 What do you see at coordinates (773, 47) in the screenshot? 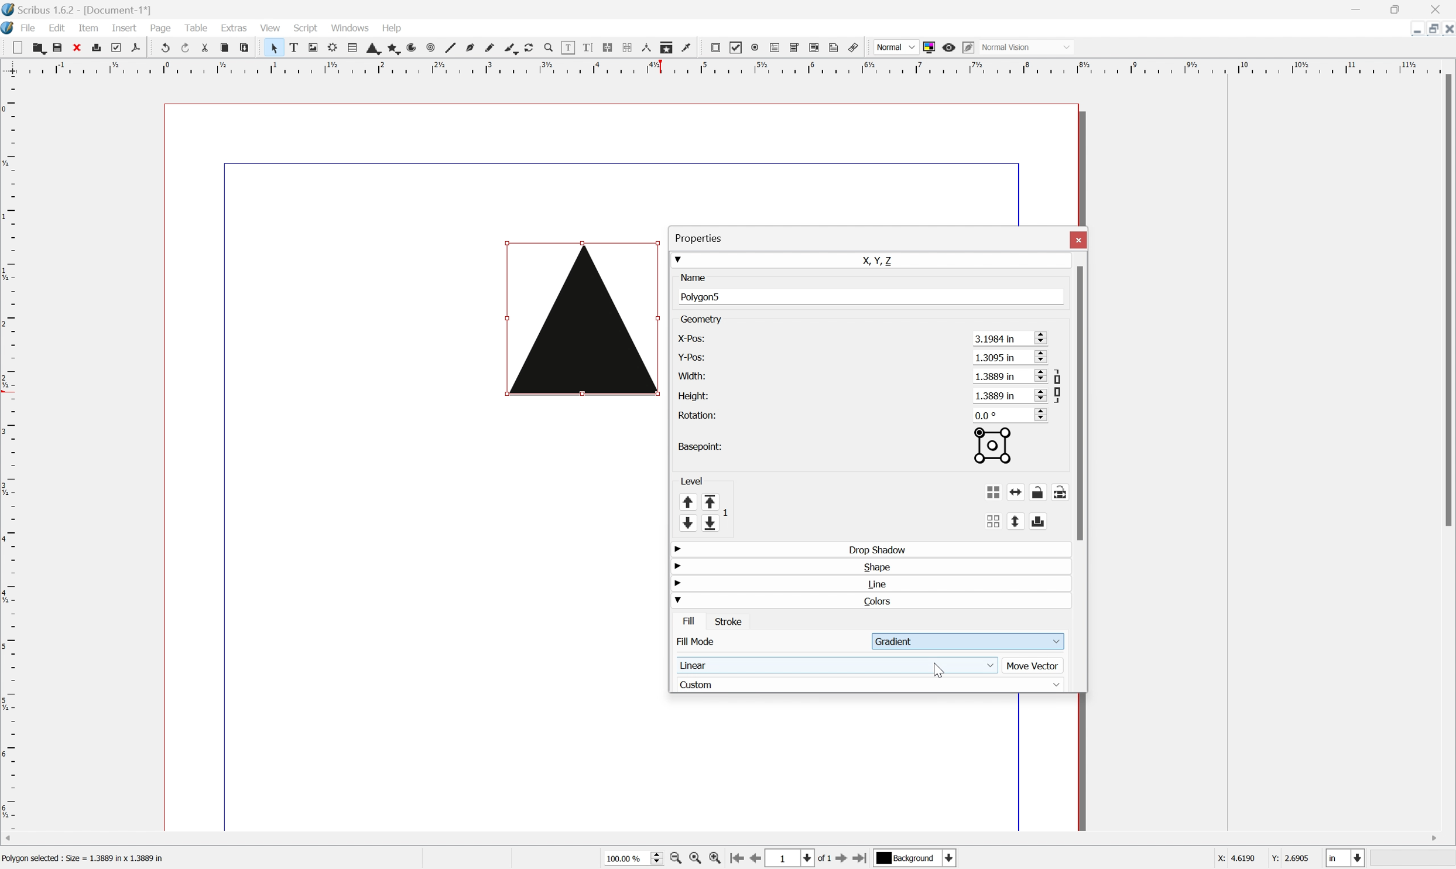
I see `PDF text field` at bounding box center [773, 47].